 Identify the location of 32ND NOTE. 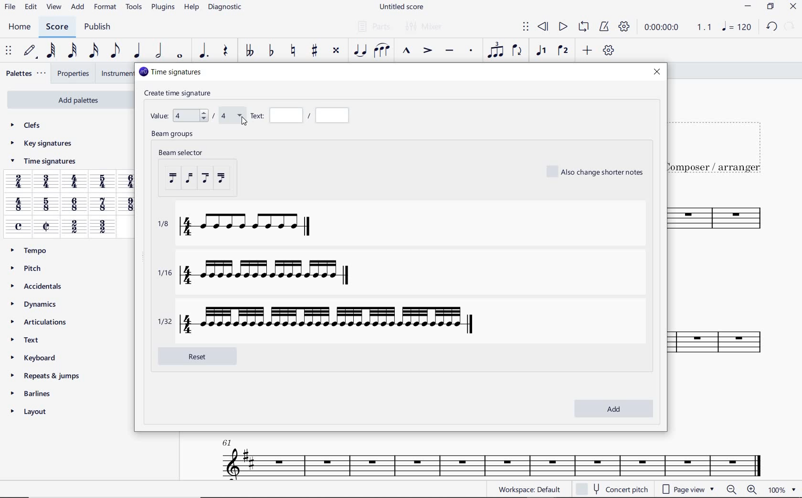
(73, 51).